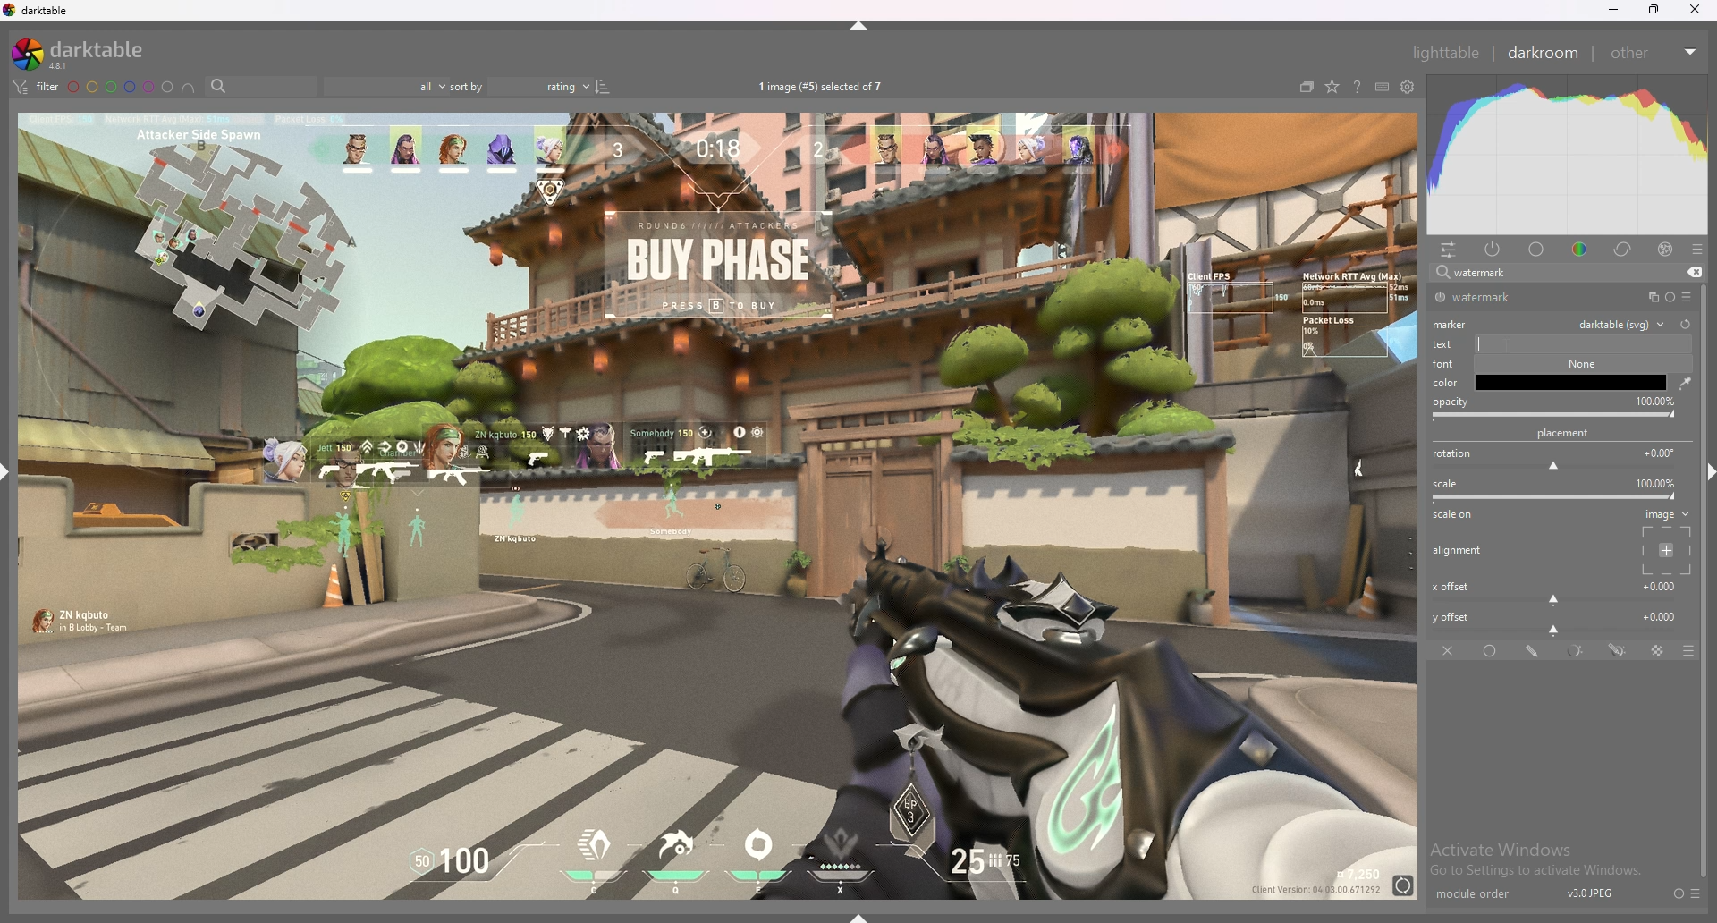 This screenshot has width=1717, height=923. Describe the element at coordinates (1703, 470) in the screenshot. I see `hide` at that location.